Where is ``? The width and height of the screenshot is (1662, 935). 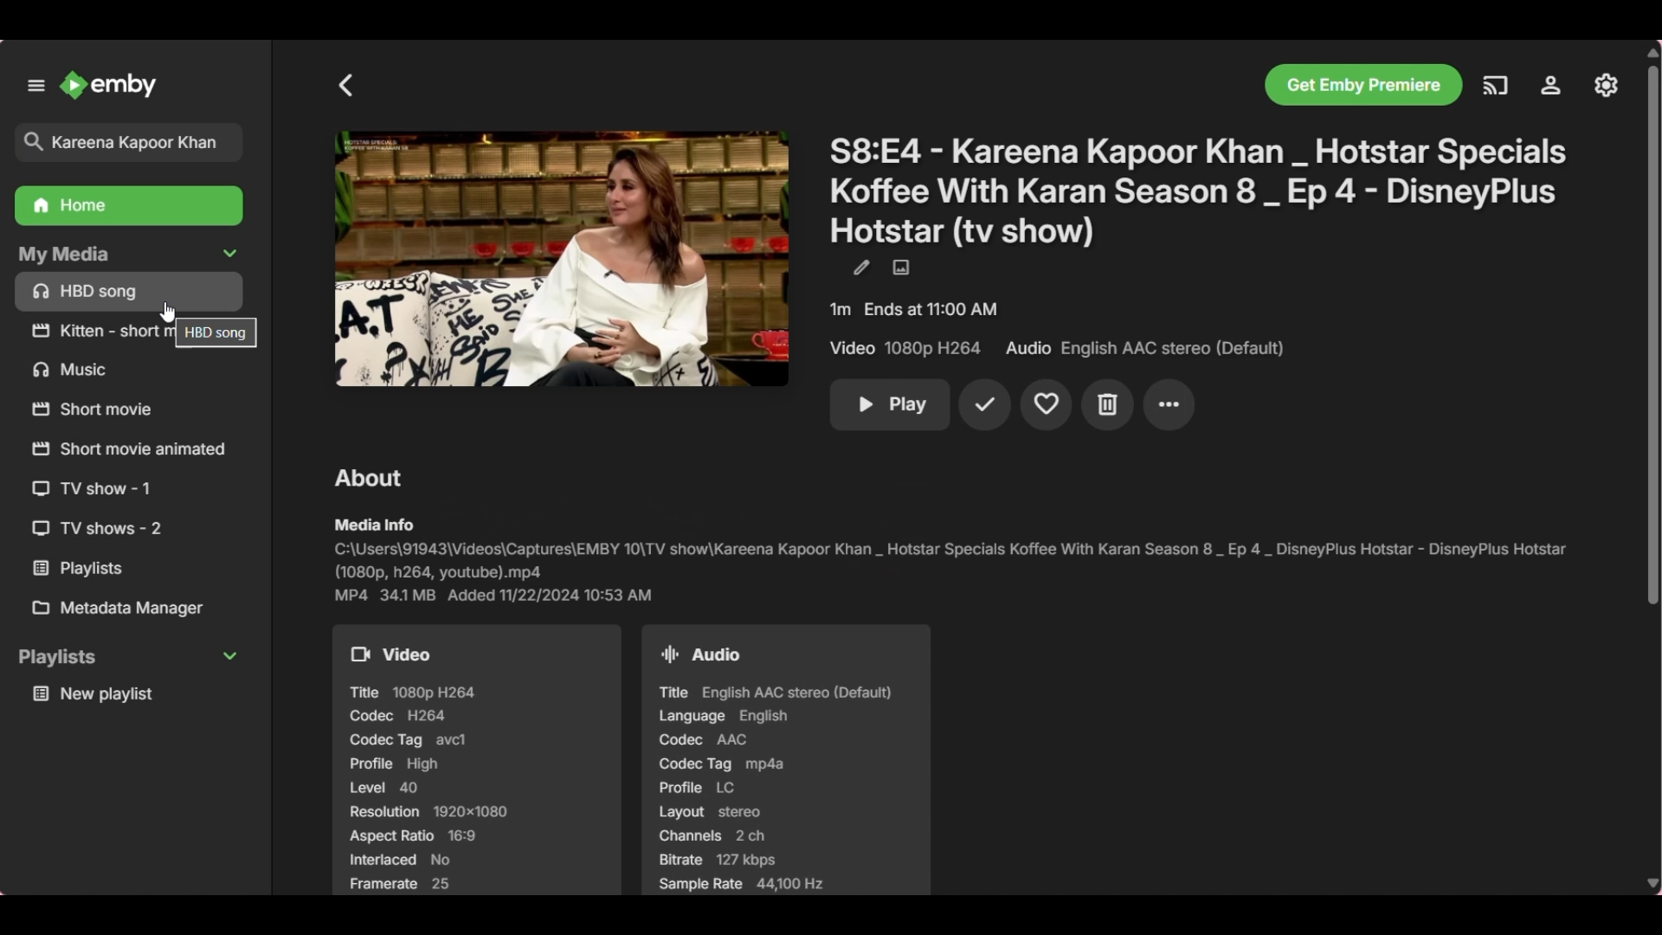
 is located at coordinates (116, 371).